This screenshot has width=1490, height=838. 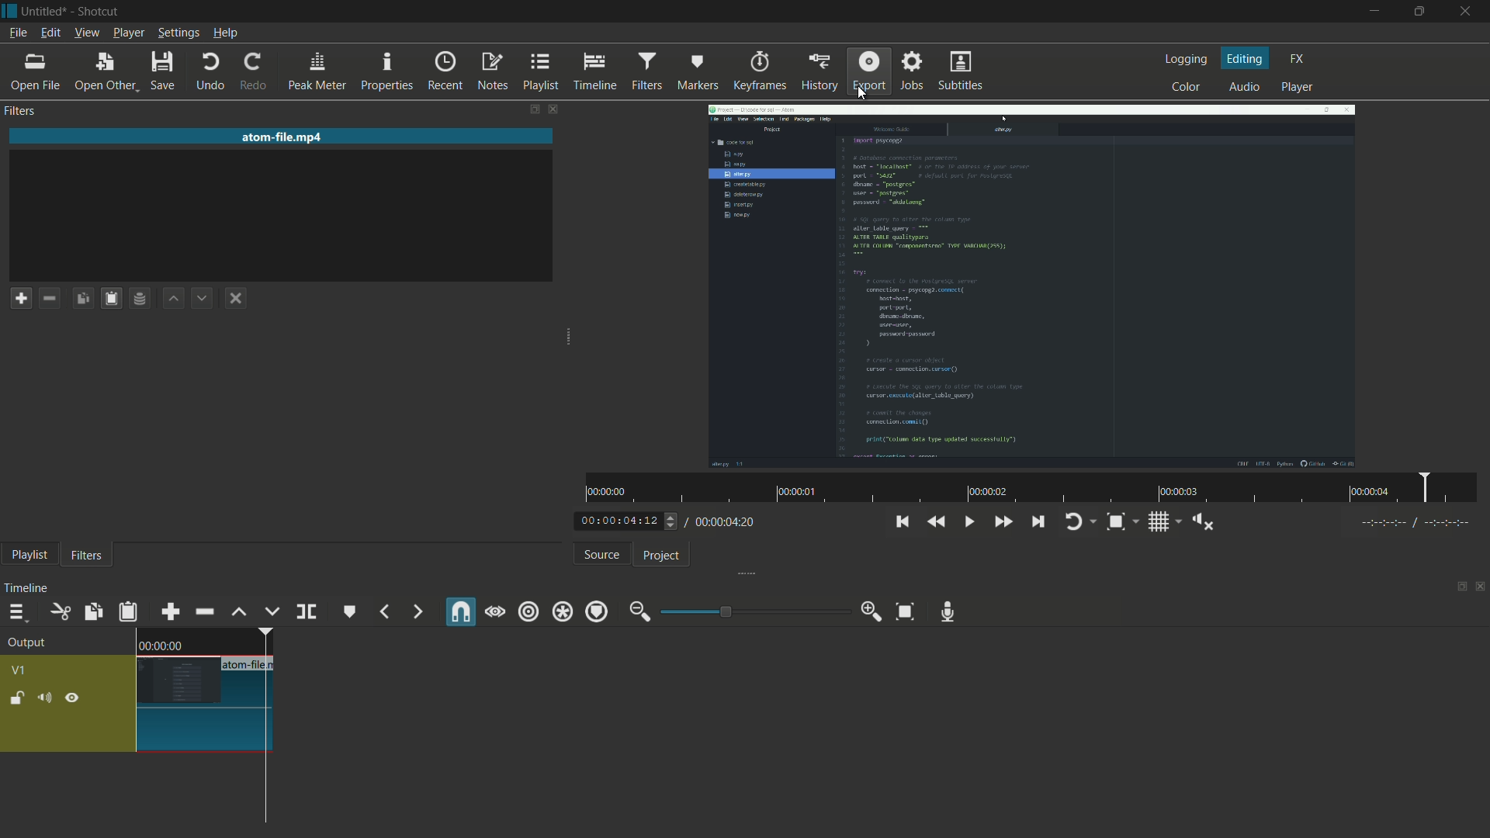 What do you see at coordinates (646, 71) in the screenshot?
I see `filters` at bounding box center [646, 71].